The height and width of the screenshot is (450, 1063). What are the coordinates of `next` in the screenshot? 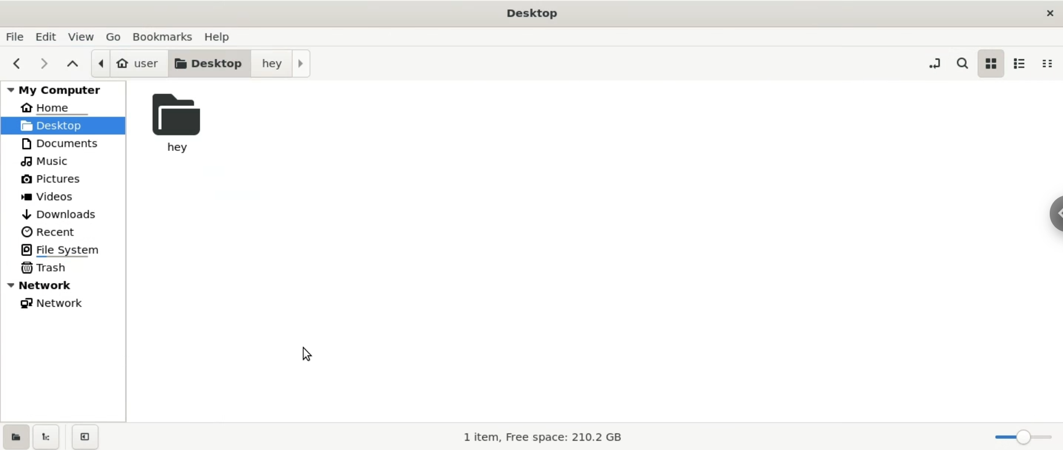 It's located at (45, 62).